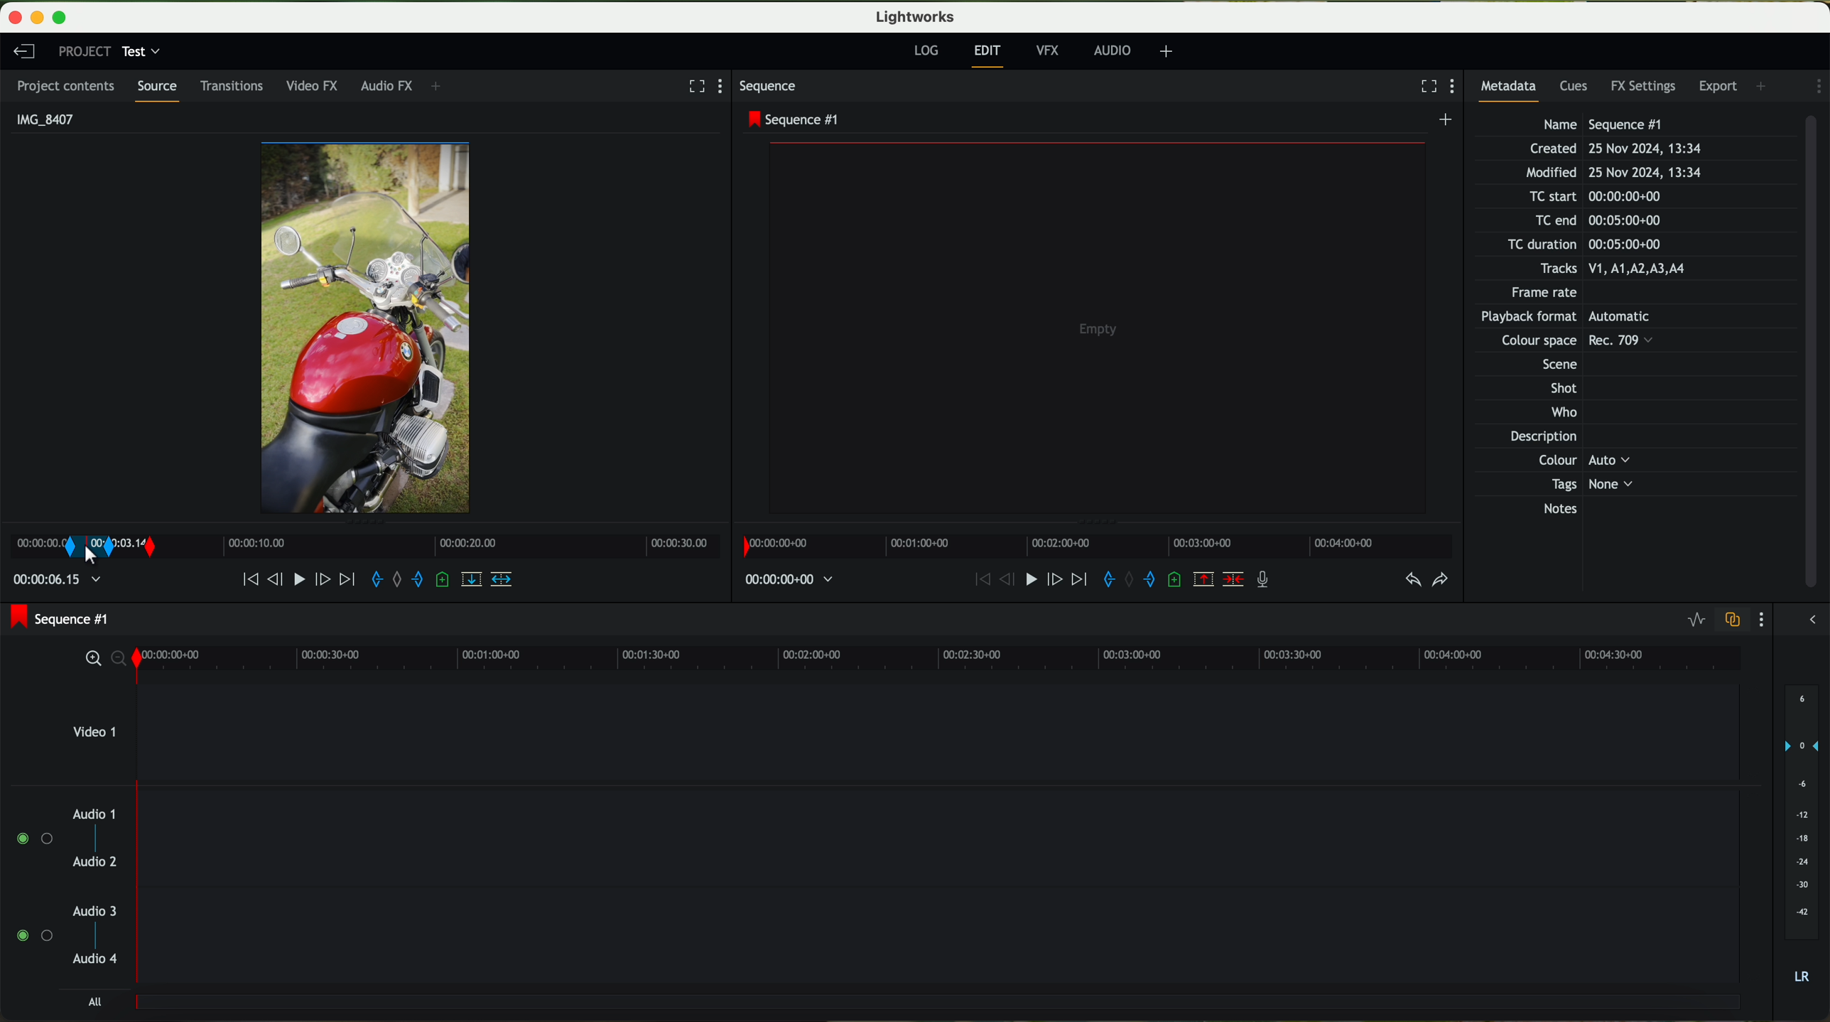 The image size is (1830, 1022). I want to click on time, so click(791, 580).